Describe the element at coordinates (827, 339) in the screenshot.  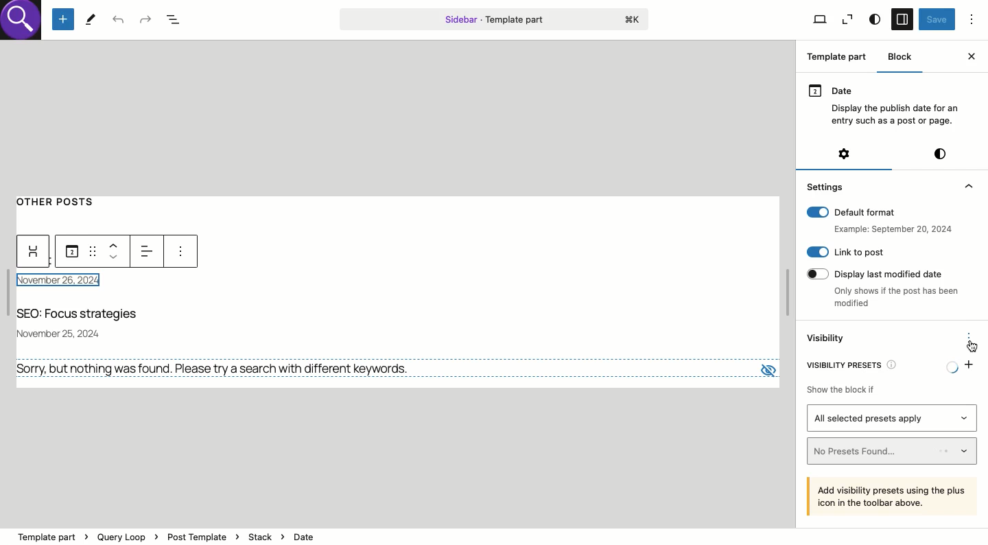
I see `Visibility ` at that location.